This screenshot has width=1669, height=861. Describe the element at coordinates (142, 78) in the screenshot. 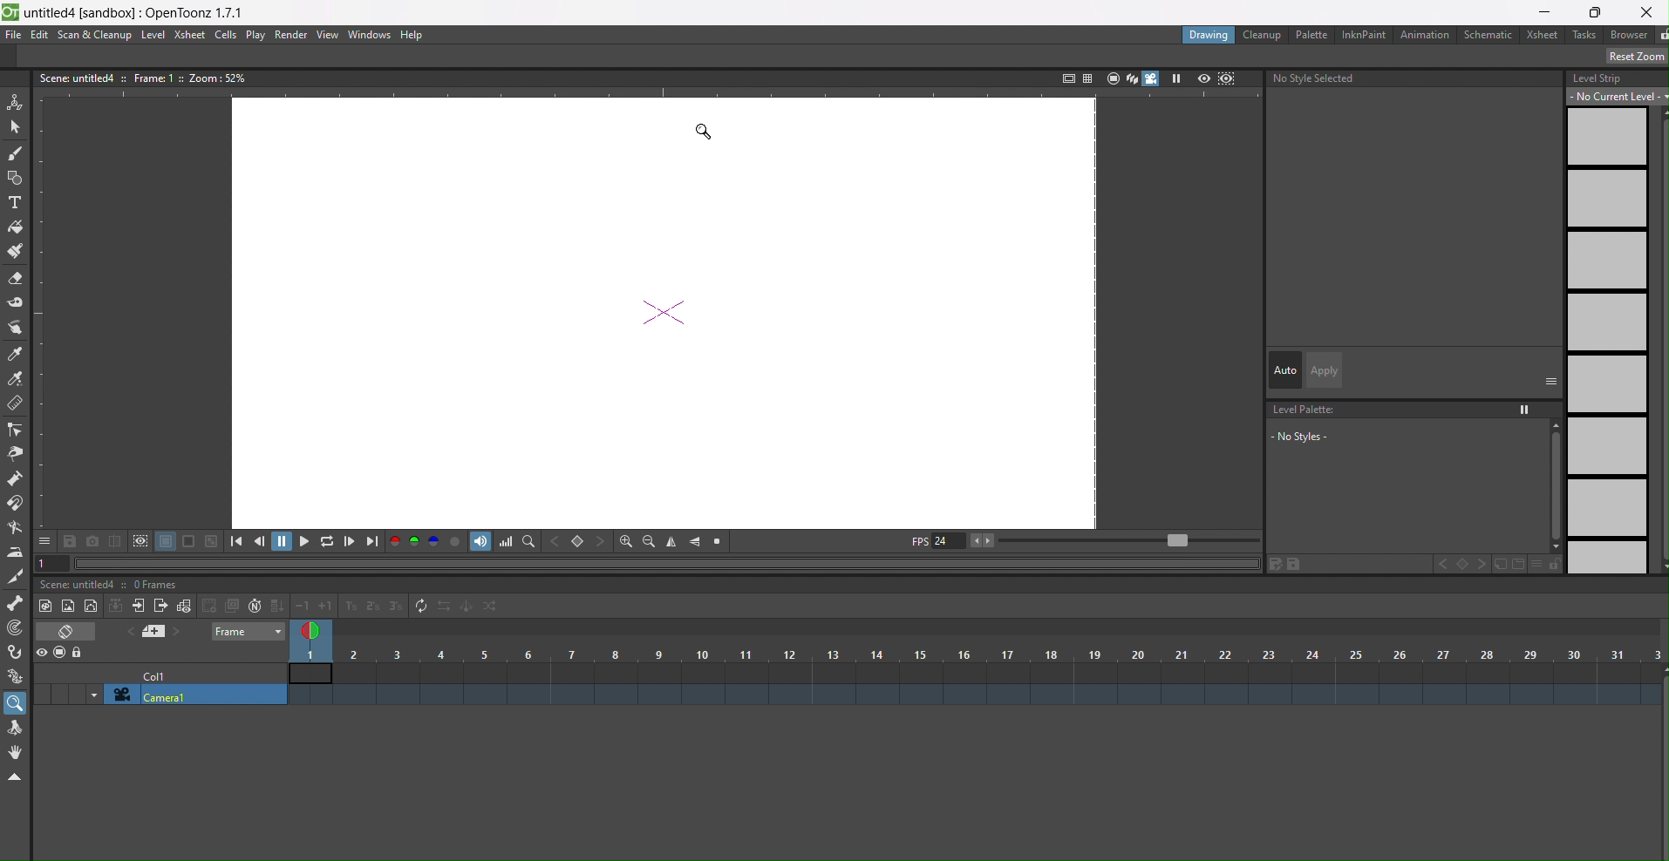

I see `text` at that location.